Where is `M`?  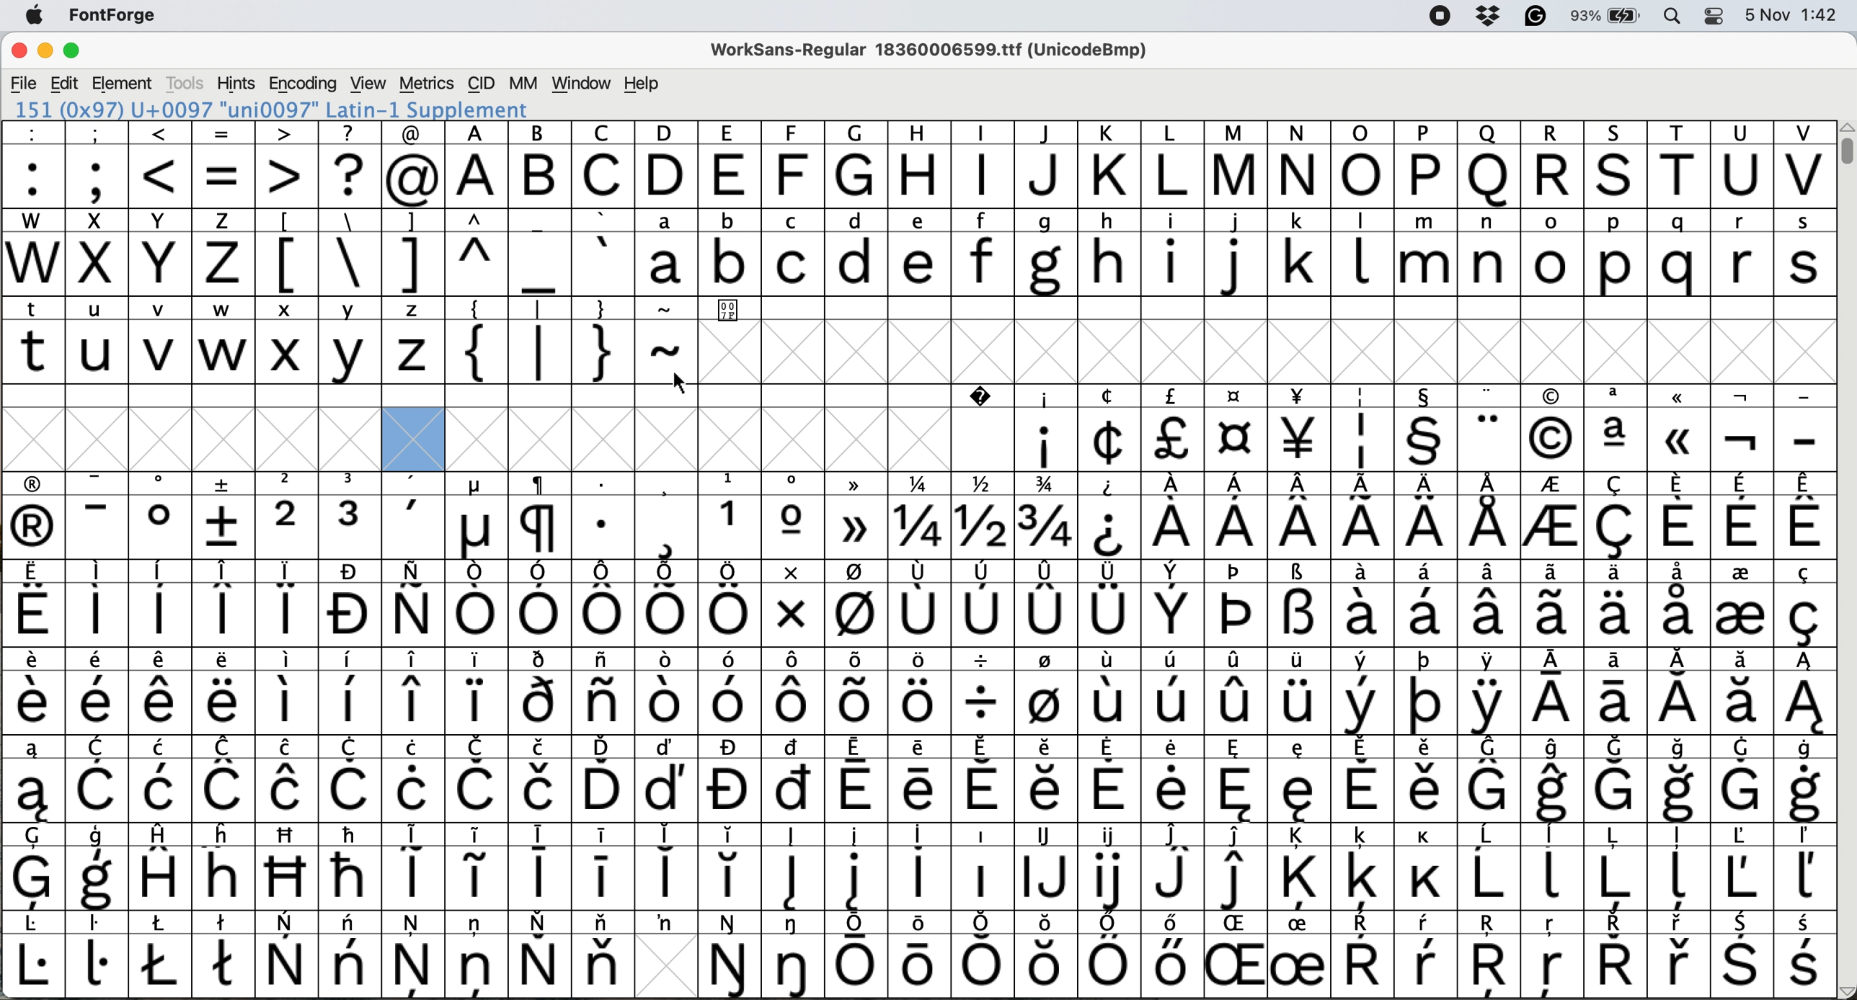 M is located at coordinates (1234, 164).